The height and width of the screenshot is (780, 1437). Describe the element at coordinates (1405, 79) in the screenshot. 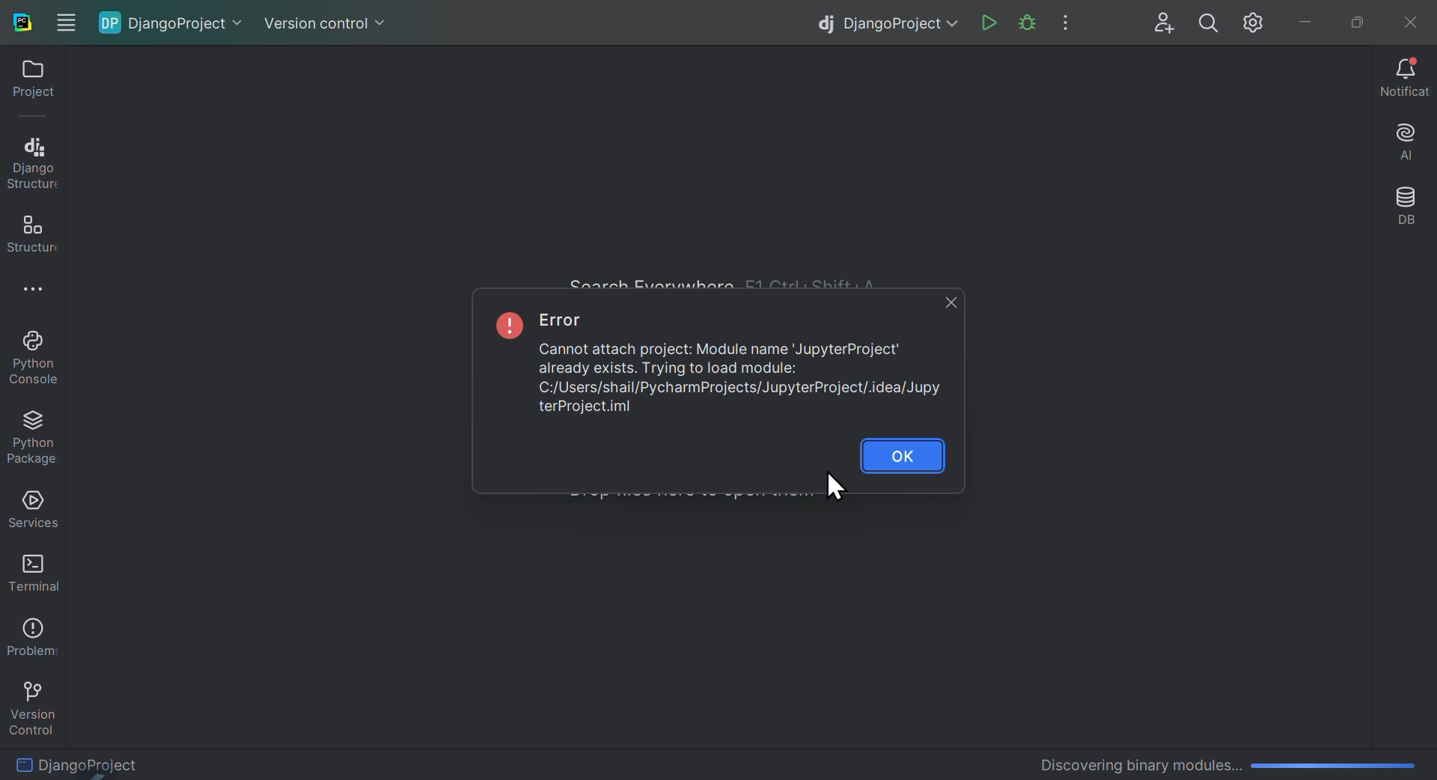

I see `Notifications` at that location.